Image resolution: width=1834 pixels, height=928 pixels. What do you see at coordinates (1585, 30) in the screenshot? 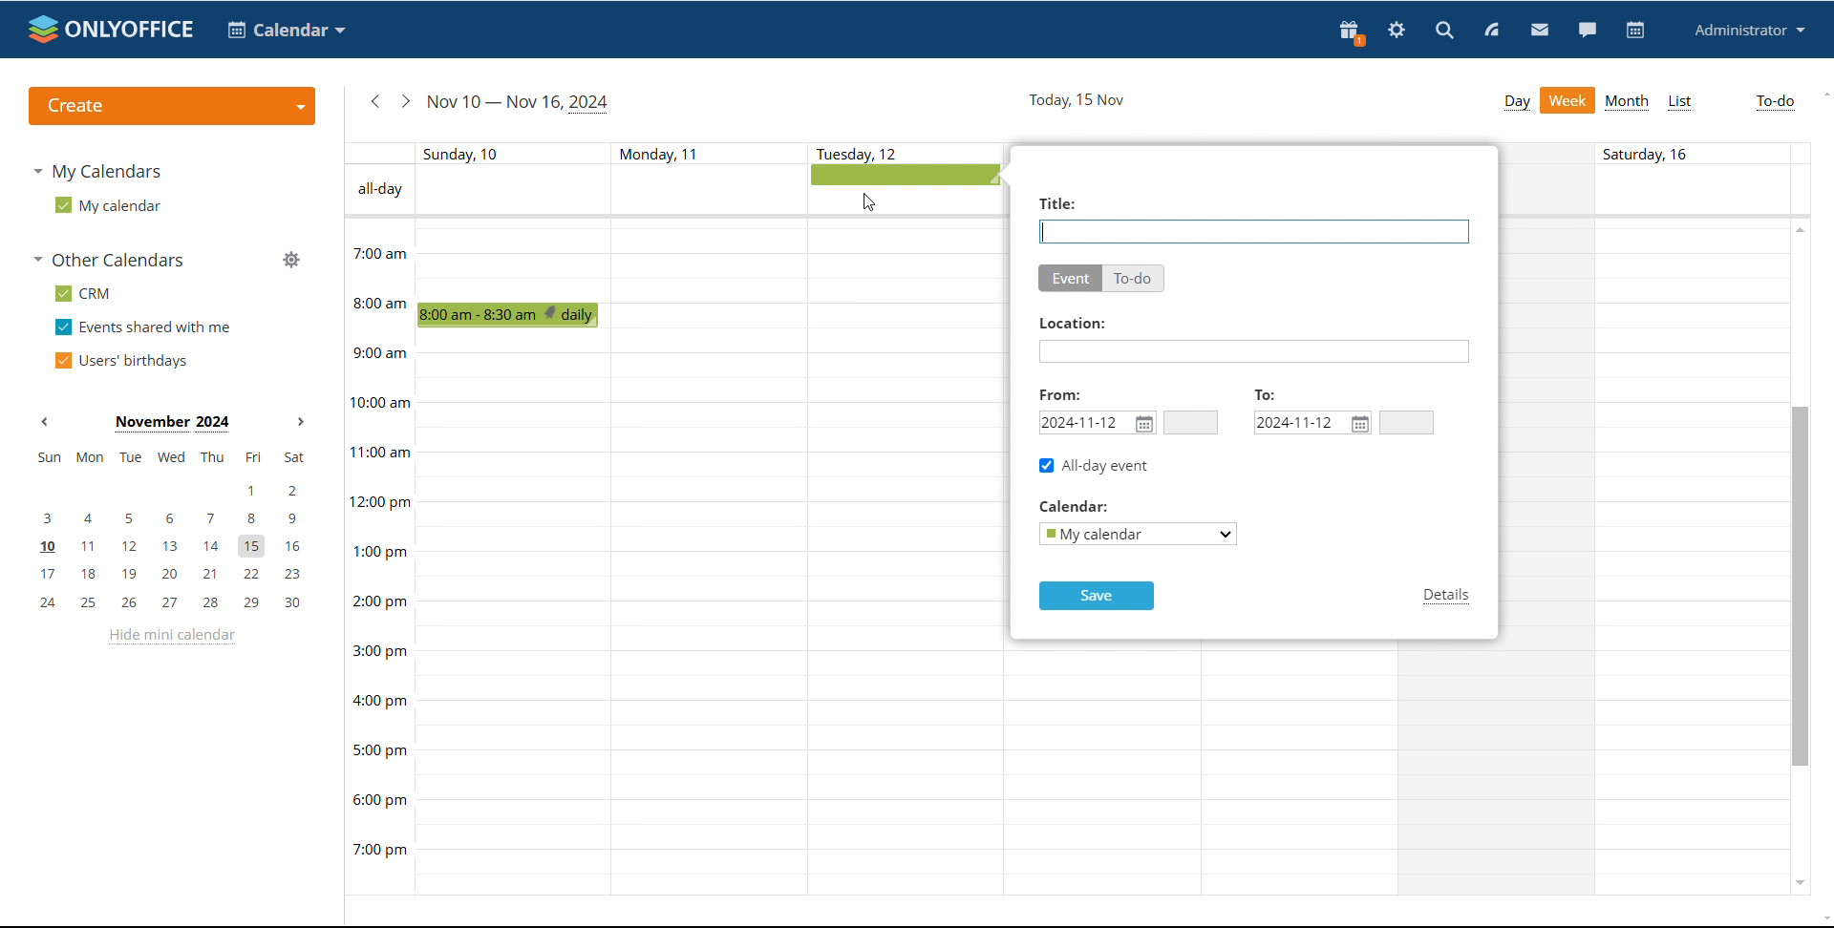
I see `chat` at bounding box center [1585, 30].